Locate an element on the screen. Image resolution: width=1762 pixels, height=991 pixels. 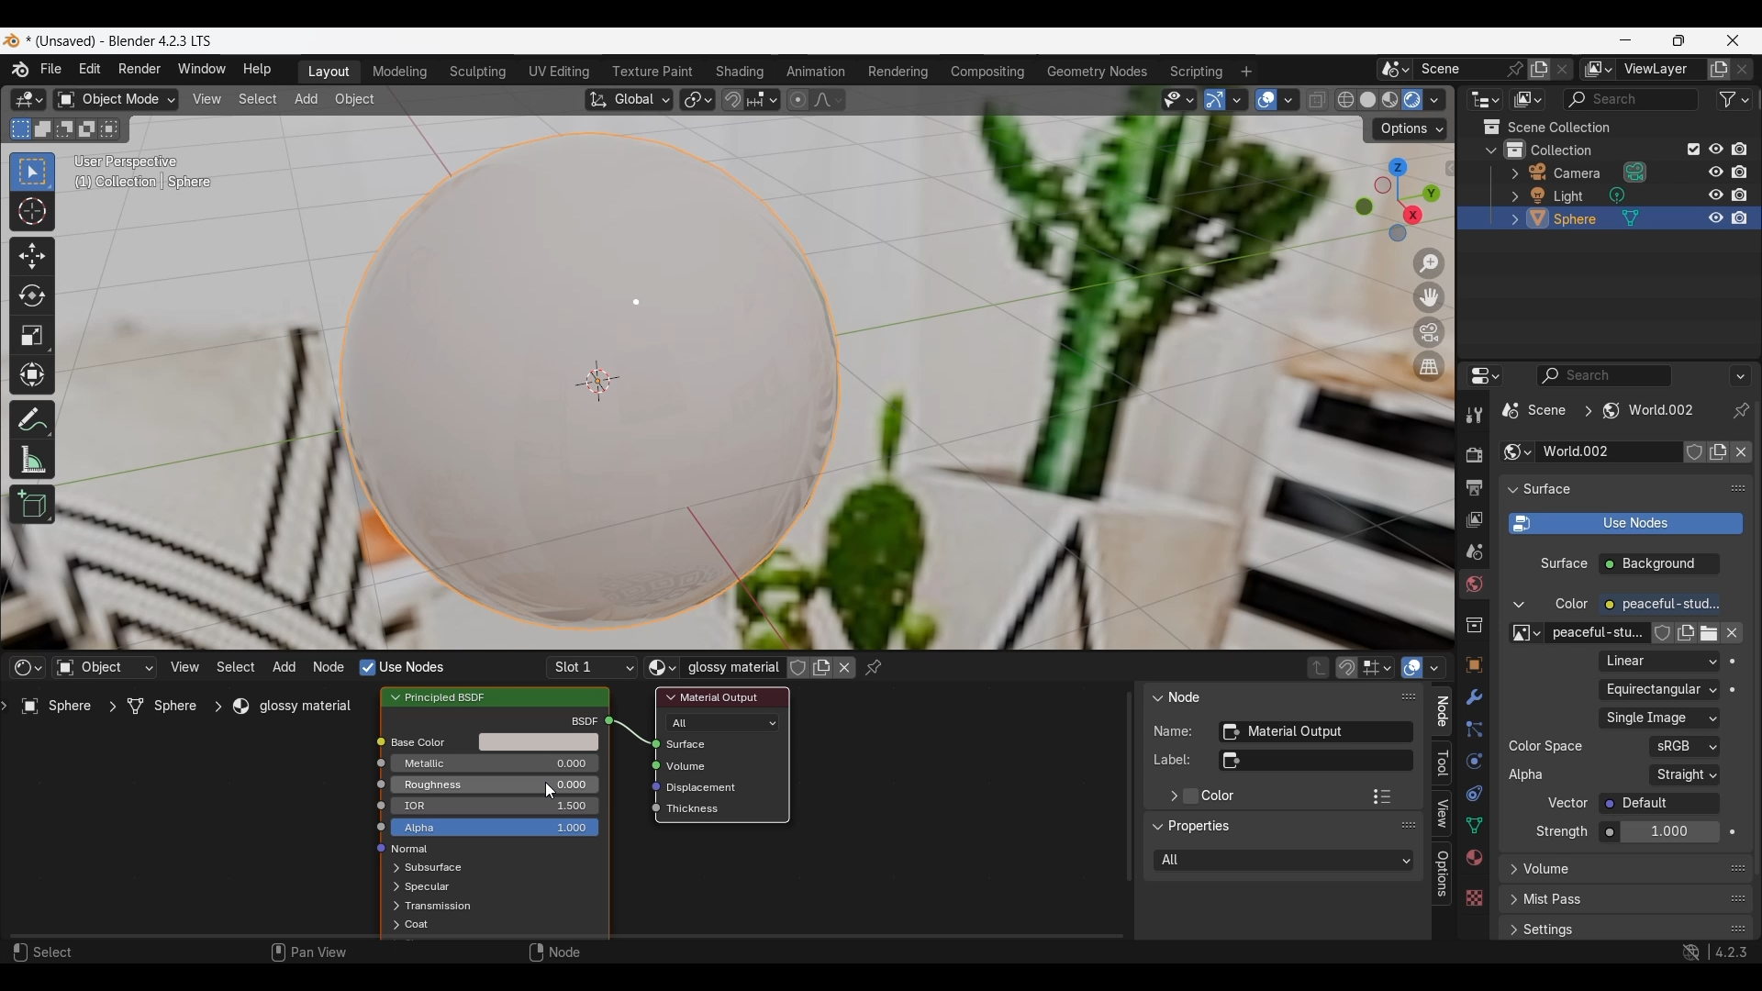
Animate property is located at coordinates (1733, 662).